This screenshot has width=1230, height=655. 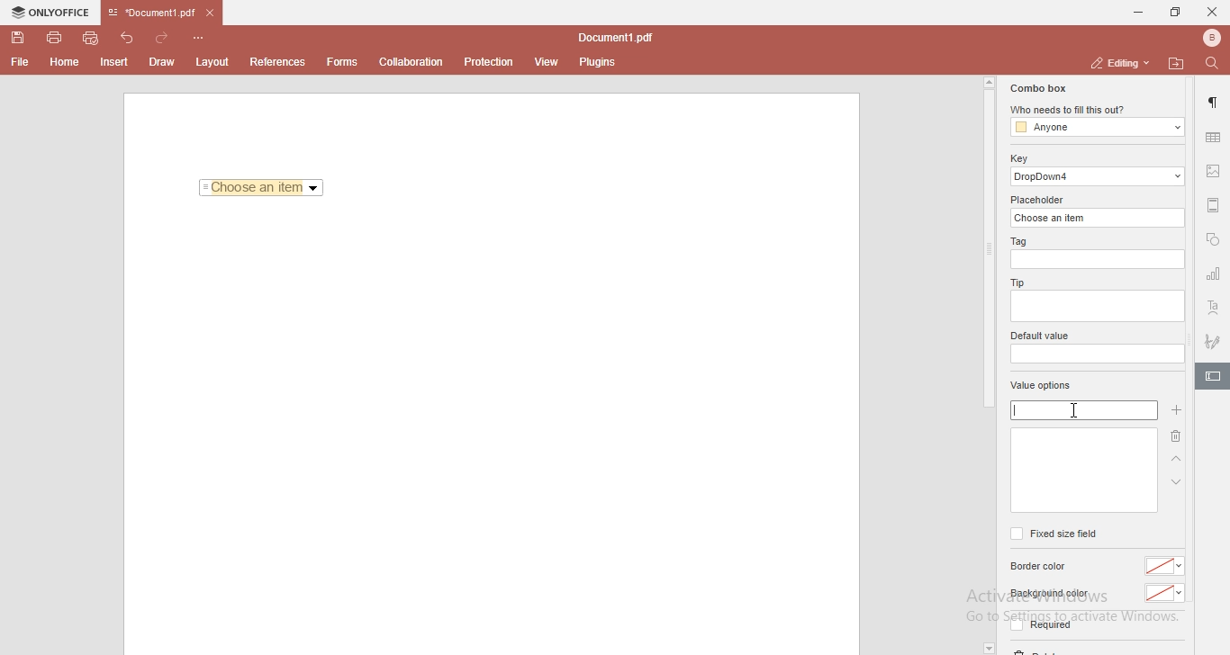 What do you see at coordinates (276, 62) in the screenshot?
I see `References` at bounding box center [276, 62].